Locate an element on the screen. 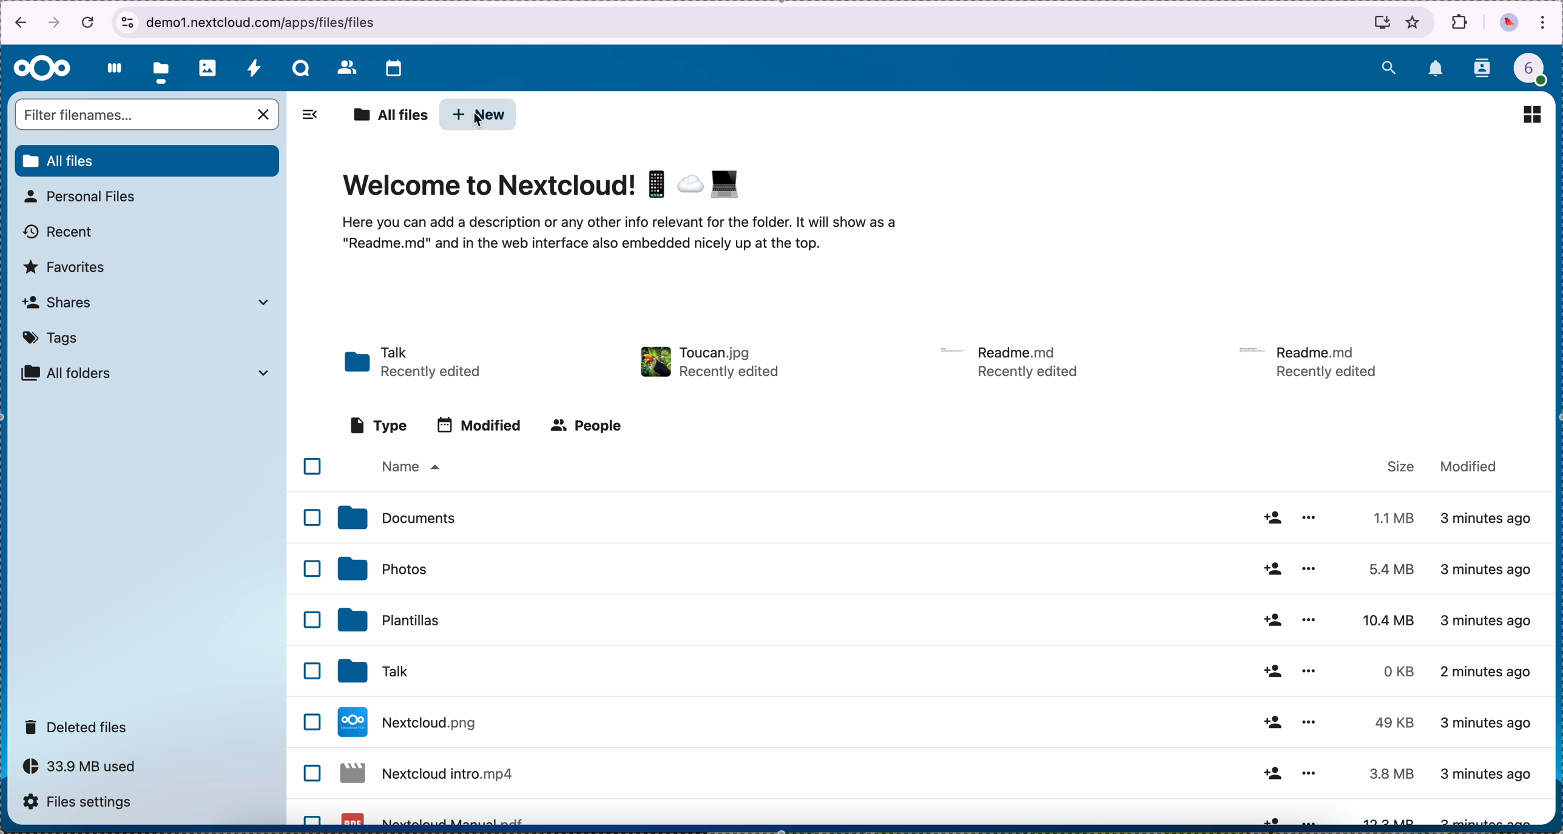 The image size is (1563, 834). talk is located at coordinates (301, 68).